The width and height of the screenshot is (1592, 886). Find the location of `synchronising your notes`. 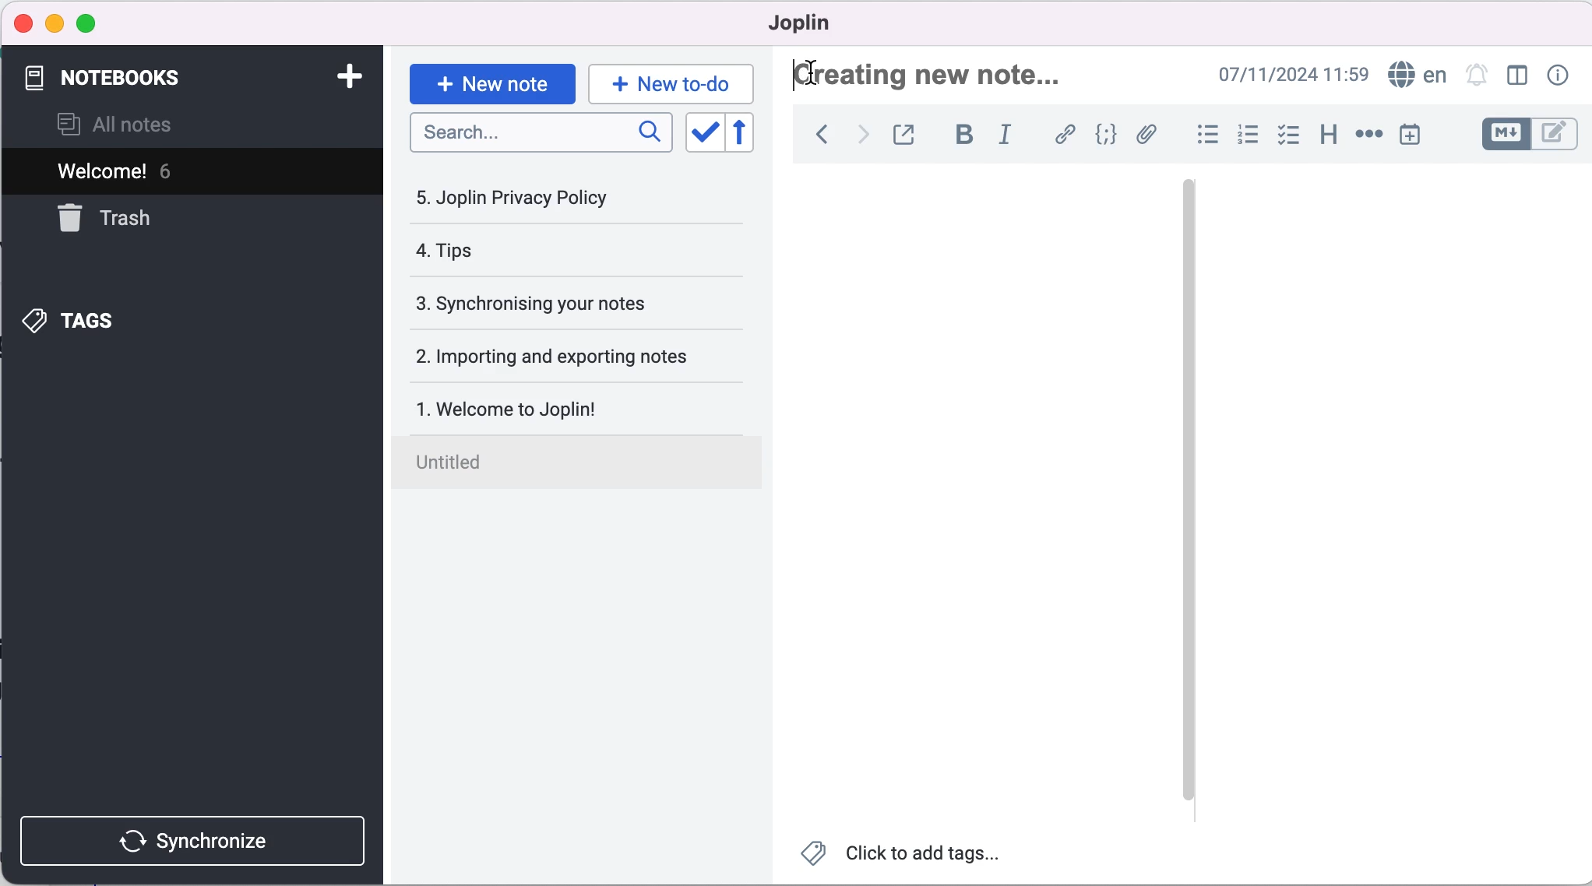

synchronising your notes is located at coordinates (566, 301).